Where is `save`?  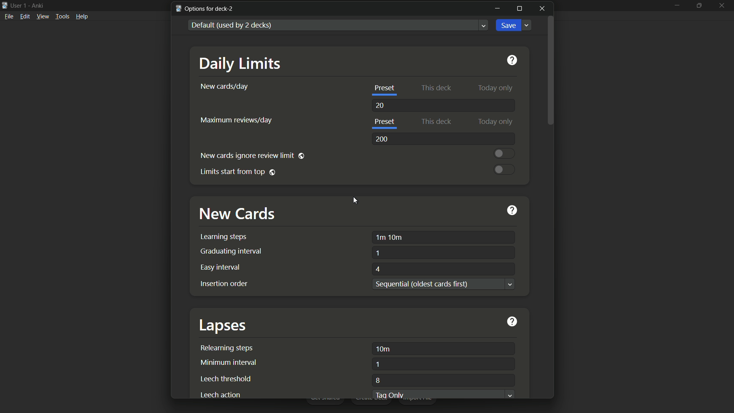
save is located at coordinates (507, 25).